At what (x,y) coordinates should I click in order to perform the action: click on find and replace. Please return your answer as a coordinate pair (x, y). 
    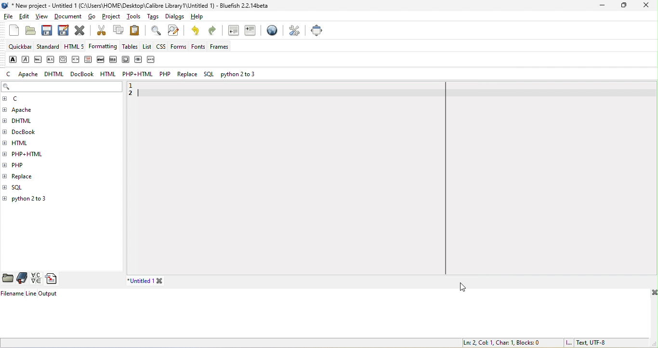
    Looking at the image, I should click on (176, 31).